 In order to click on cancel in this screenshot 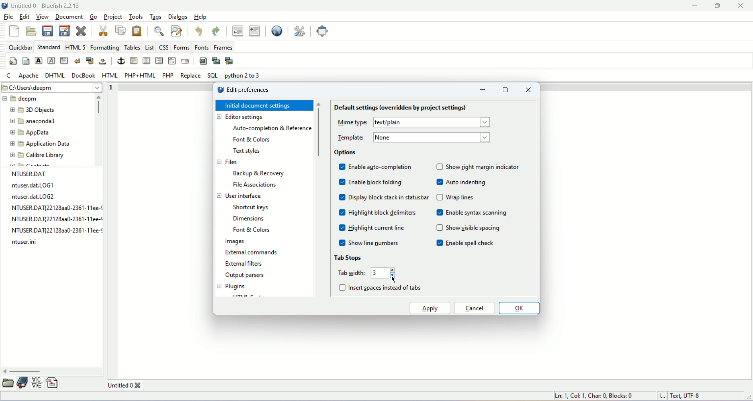, I will do `click(476, 308)`.